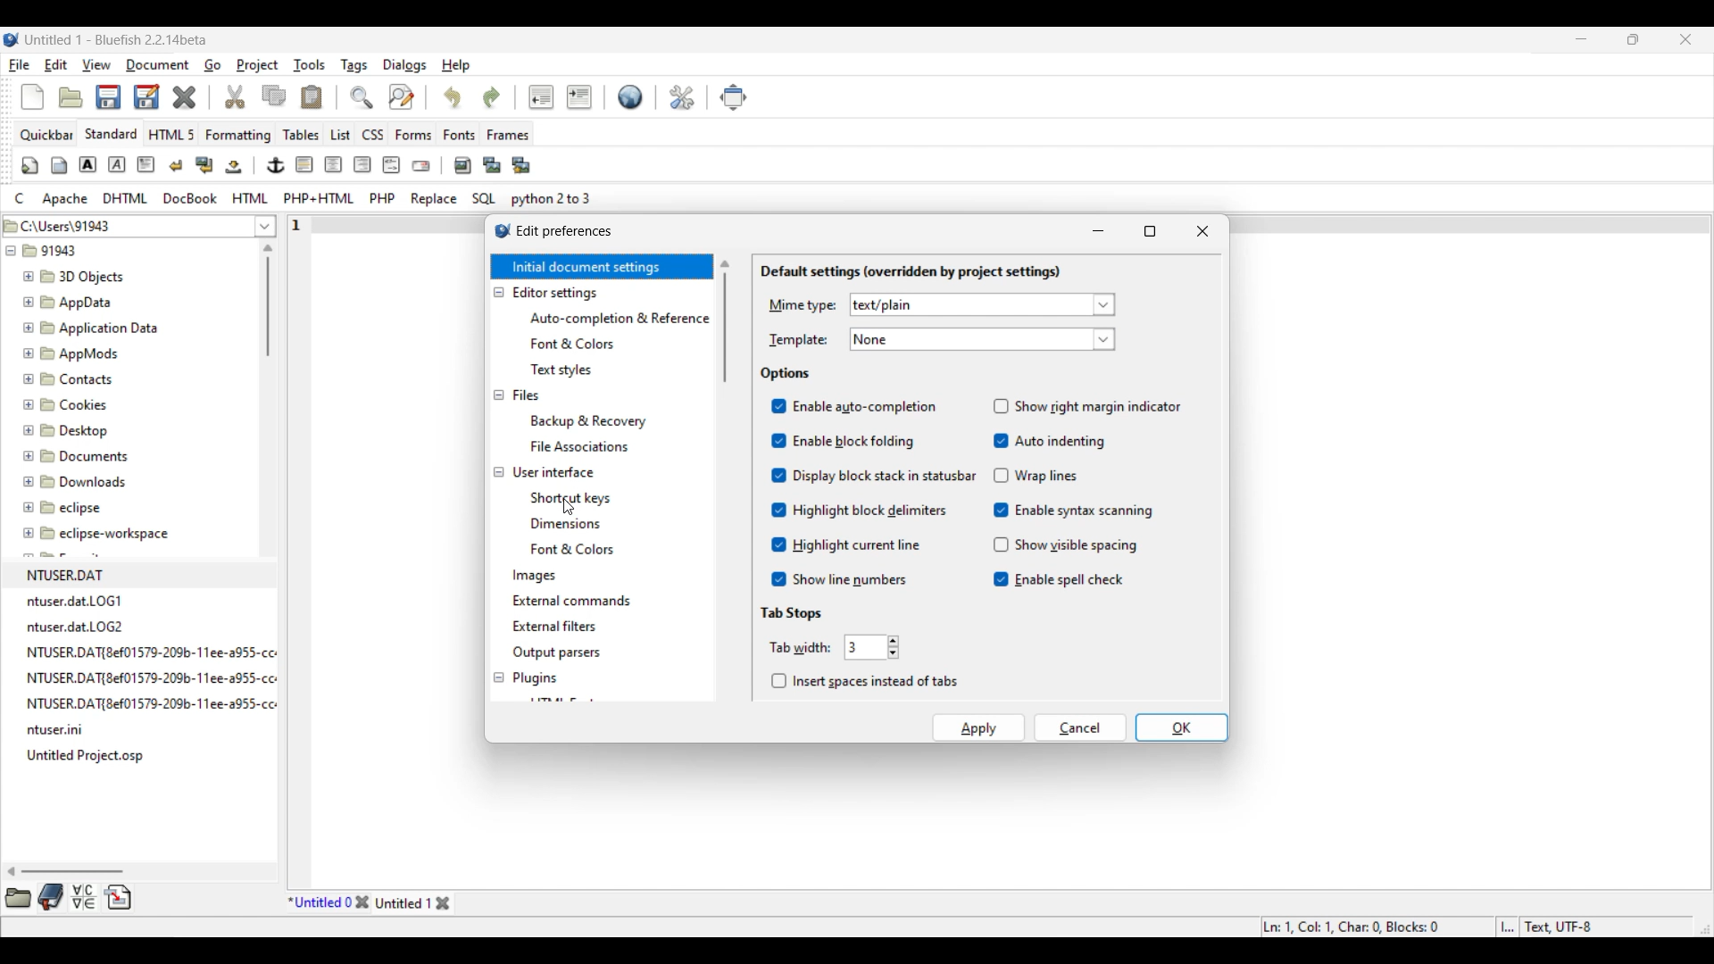 This screenshot has width=1714, height=964. Describe the element at coordinates (158, 65) in the screenshot. I see `Document menu` at that location.